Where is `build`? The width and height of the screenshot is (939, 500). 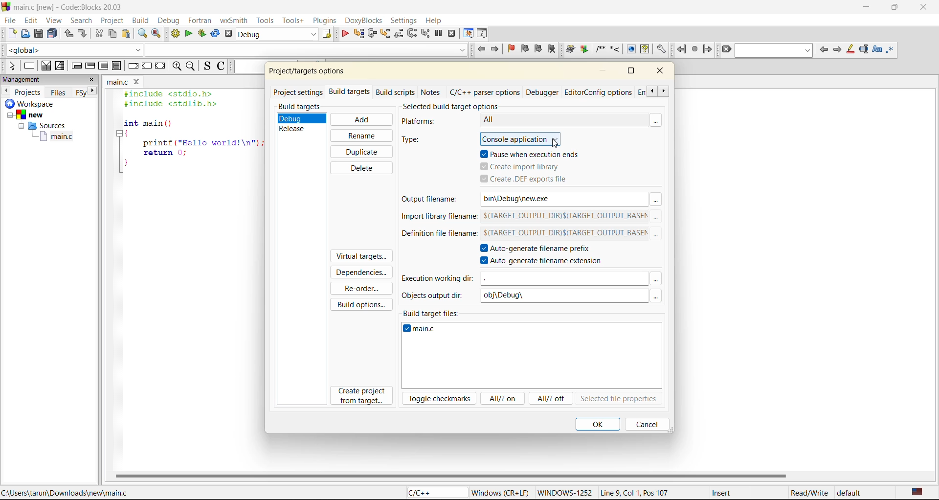
build is located at coordinates (142, 19).